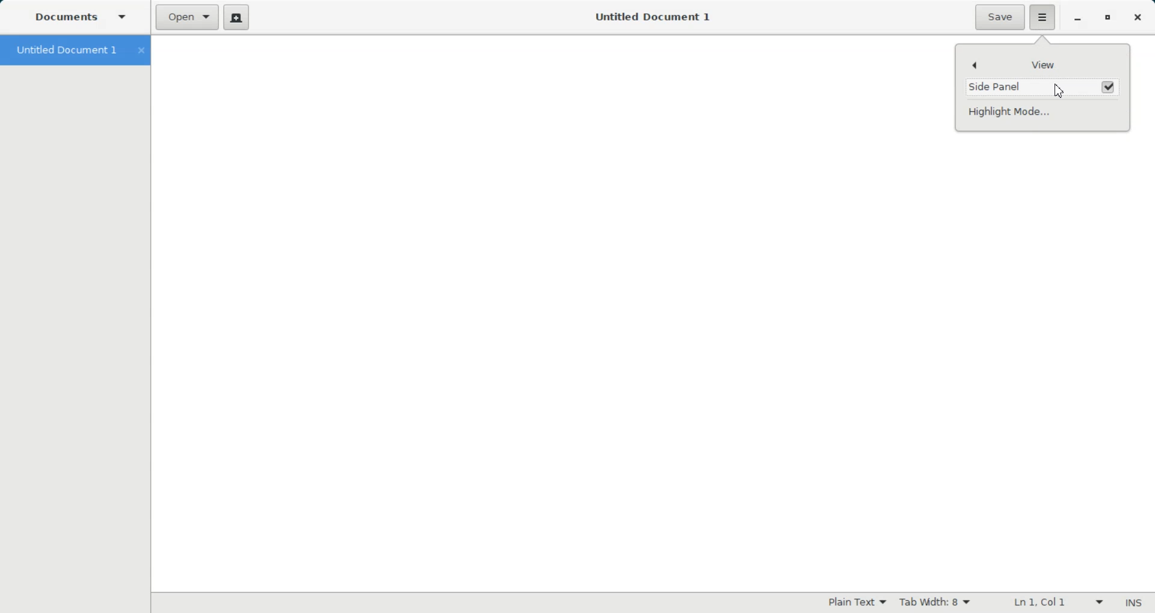  Describe the element at coordinates (64, 50) in the screenshot. I see `Untitled Document 1 tab` at that location.